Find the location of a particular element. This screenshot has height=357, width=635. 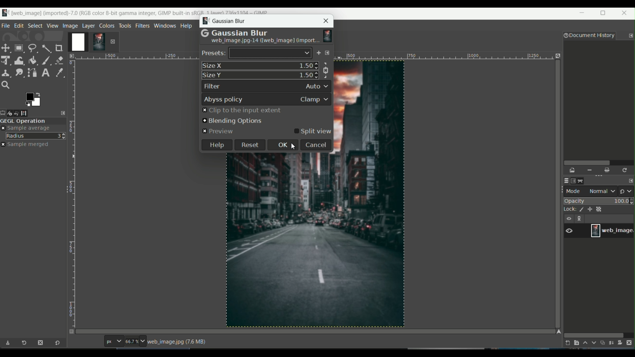

gaussian blur is located at coordinates (225, 21).